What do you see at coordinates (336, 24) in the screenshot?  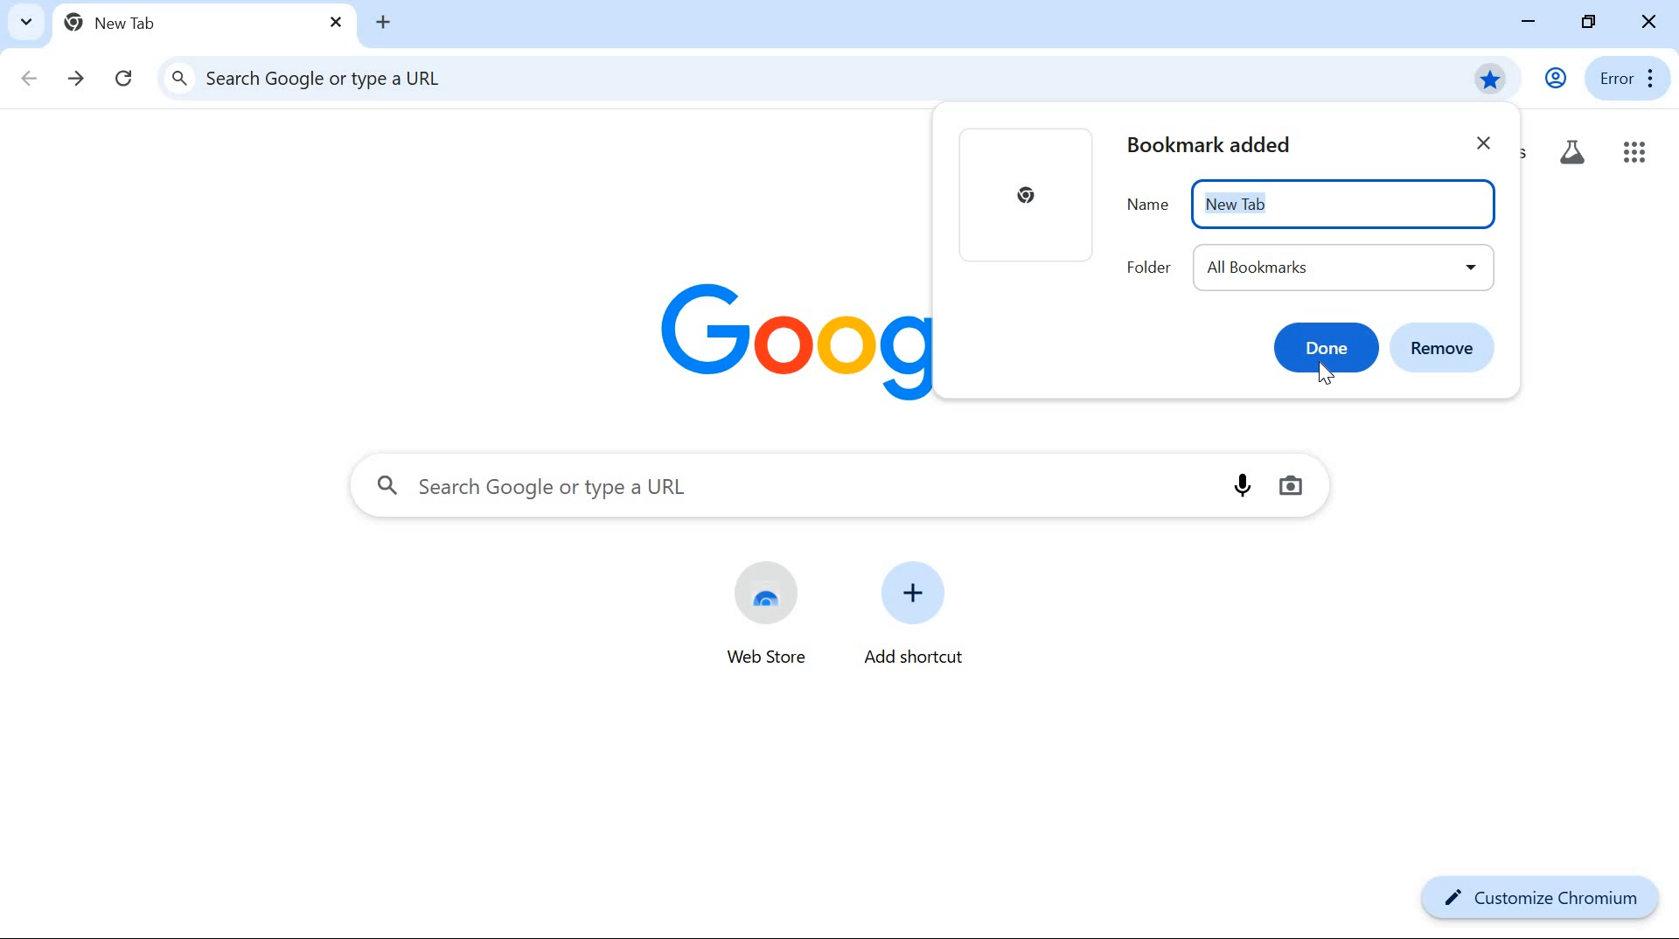 I see `close` at bounding box center [336, 24].